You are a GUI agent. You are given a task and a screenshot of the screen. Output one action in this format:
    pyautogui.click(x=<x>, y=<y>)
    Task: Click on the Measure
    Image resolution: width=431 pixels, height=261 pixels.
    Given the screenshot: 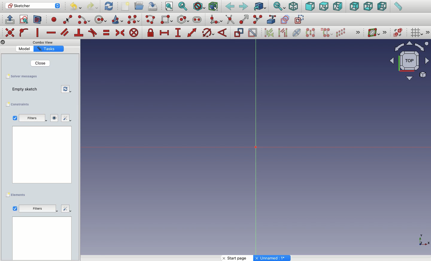 What is the action you would take?
    pyautogui.click(x=397, y=7)
    